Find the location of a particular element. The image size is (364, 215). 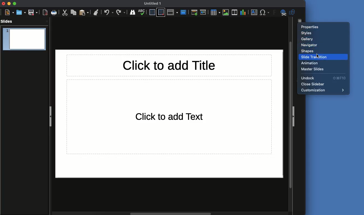

Display grid is located at coordinates (152, 12).